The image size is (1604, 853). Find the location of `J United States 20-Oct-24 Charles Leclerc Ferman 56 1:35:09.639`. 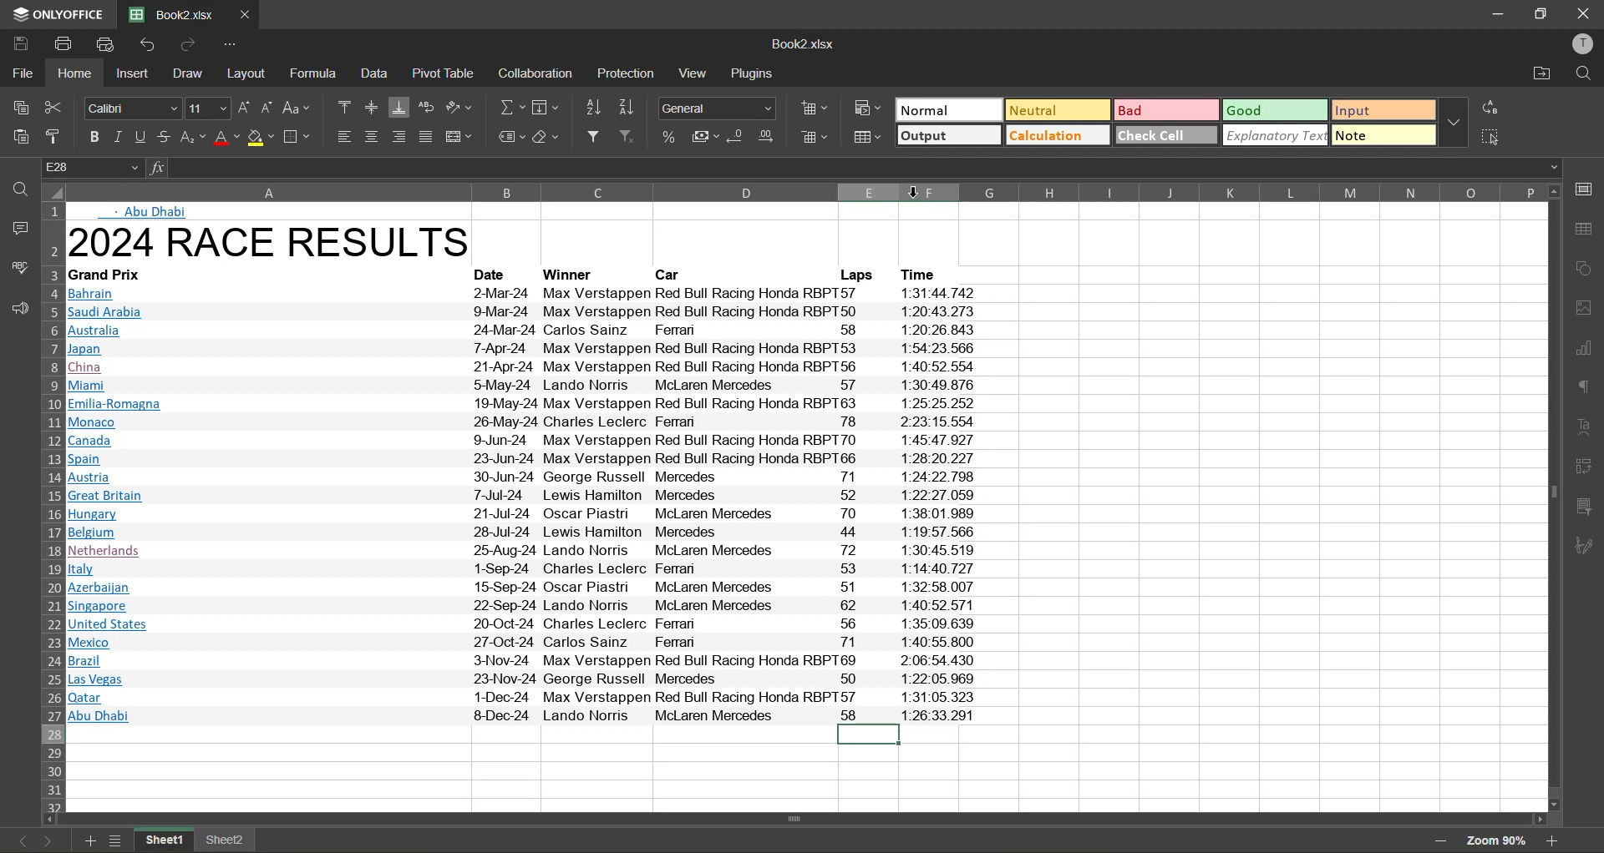

J United States 20-Oct-24 Charles Leclerc Ferman 56 1:35:09.639 is located at coordinates (528, 622).